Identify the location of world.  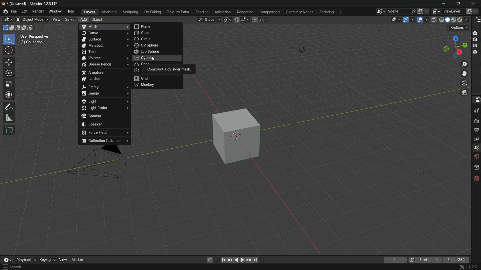
(476, 157).